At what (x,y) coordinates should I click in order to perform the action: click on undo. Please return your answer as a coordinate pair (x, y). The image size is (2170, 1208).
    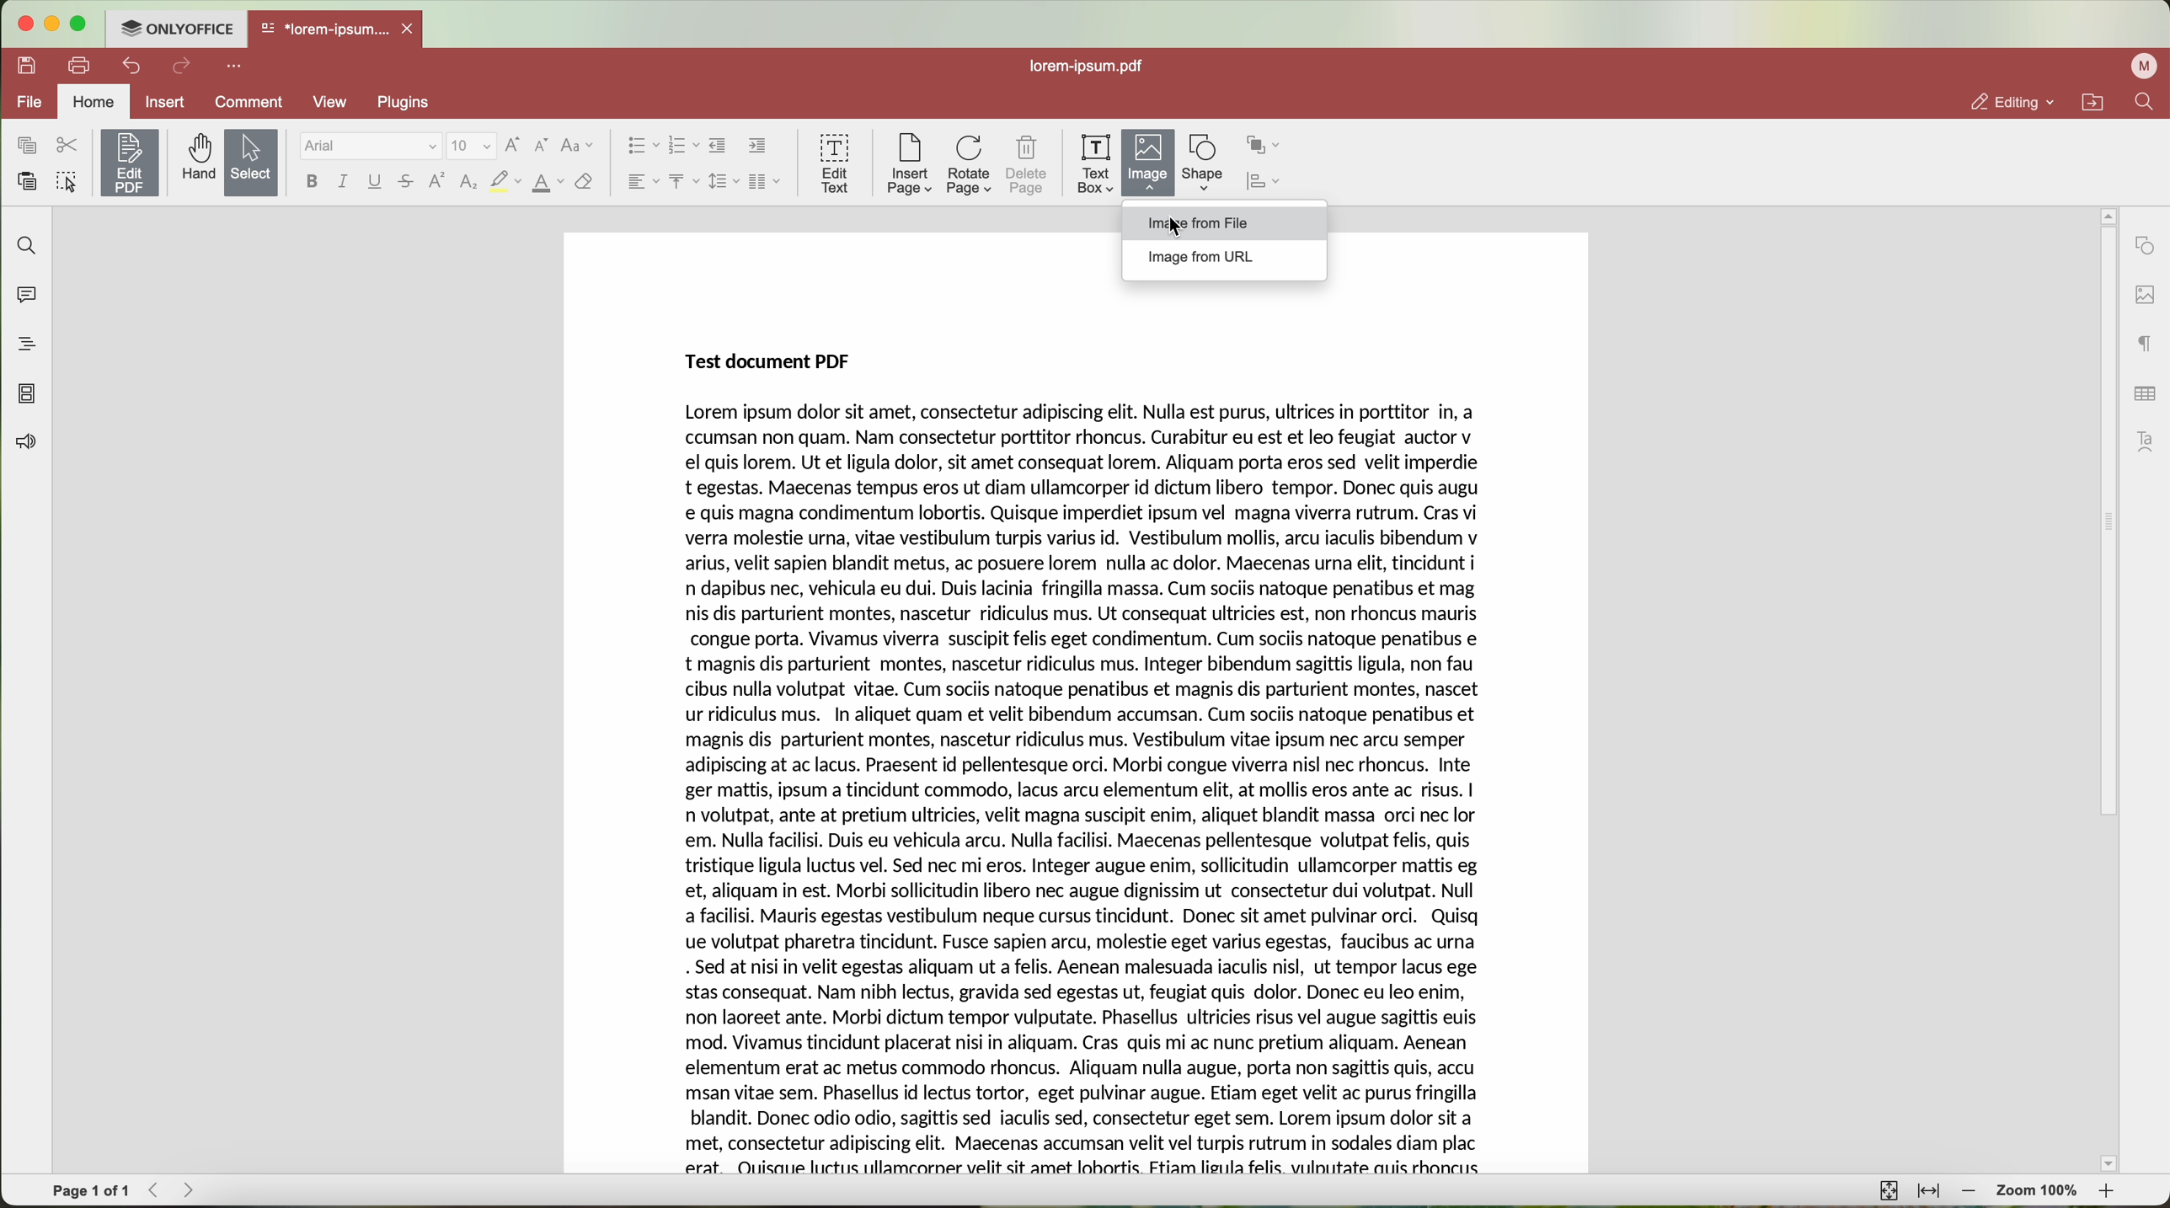
    Looking at the image, I should click on (134, 66).